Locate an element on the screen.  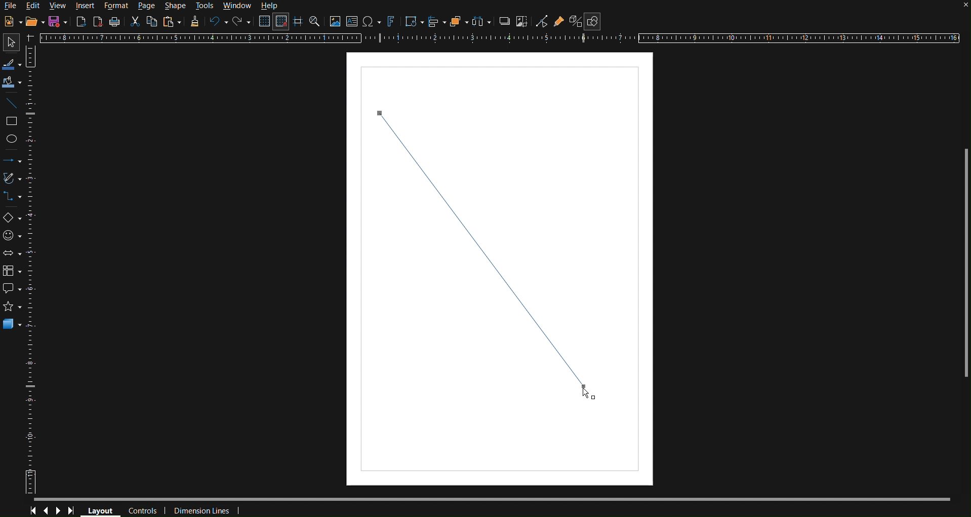
Layout is located at coordinates (101, 510).